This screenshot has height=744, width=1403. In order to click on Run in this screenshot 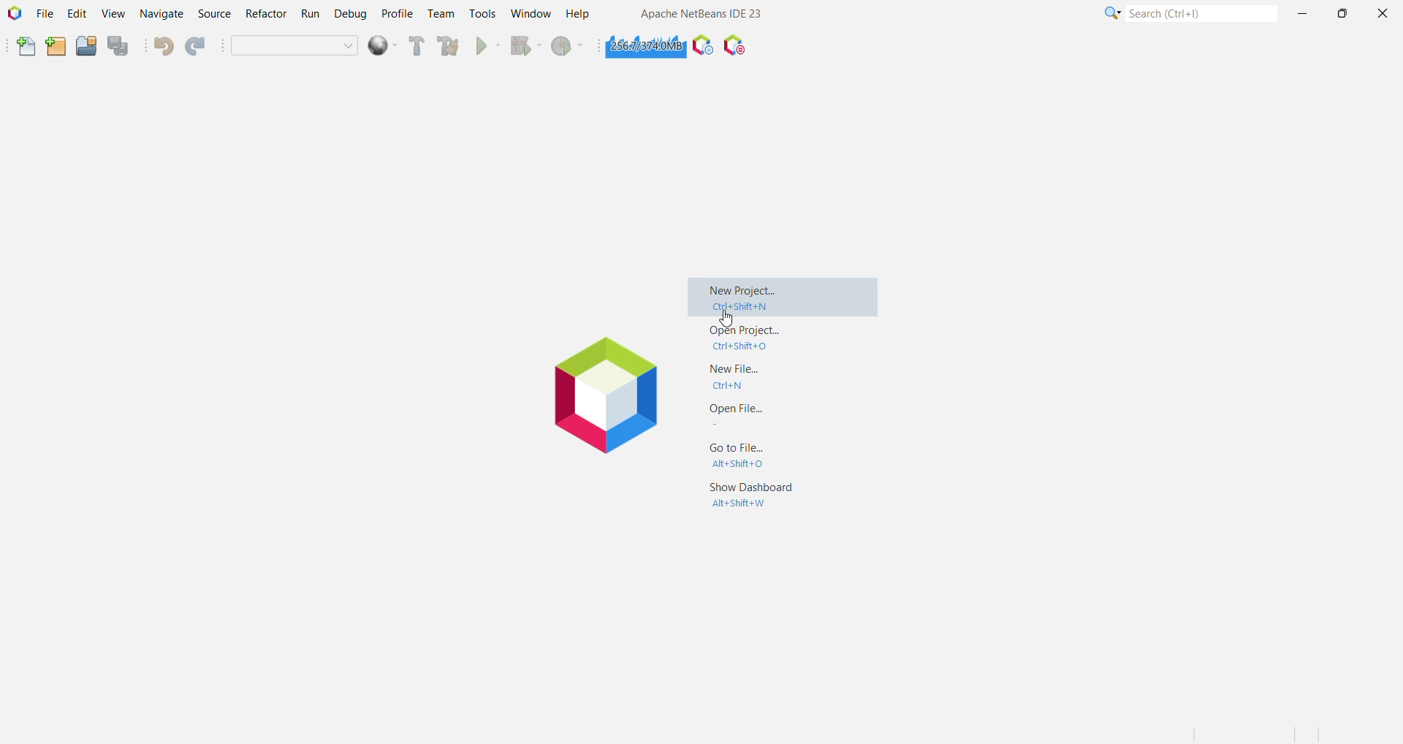, I will do `click(311, 15)`.